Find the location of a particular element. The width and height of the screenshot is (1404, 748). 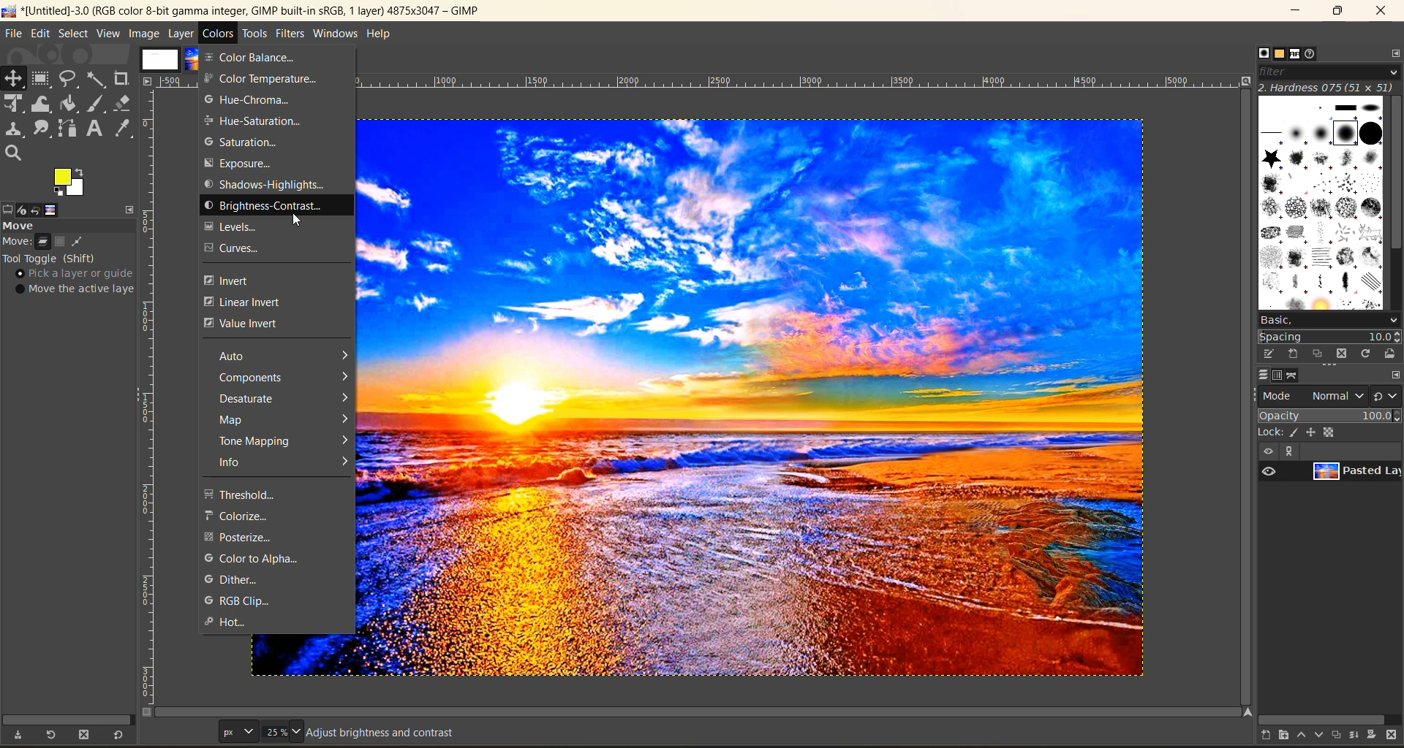

levels is located at coordinates (241, 227).